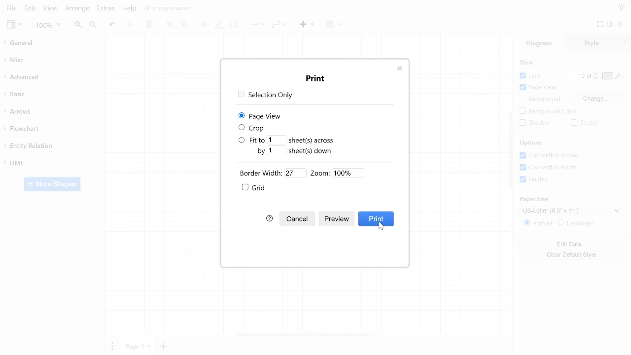 The height and width of the screenshot is (355, 631). I want to click on CLose, so click(625, 42).